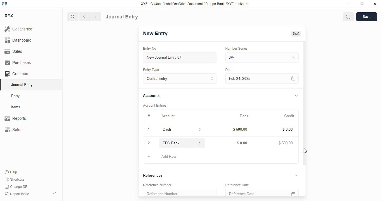  Describe the element at coordinates (15, 118) in the screenshot. I see `reports` at that location.